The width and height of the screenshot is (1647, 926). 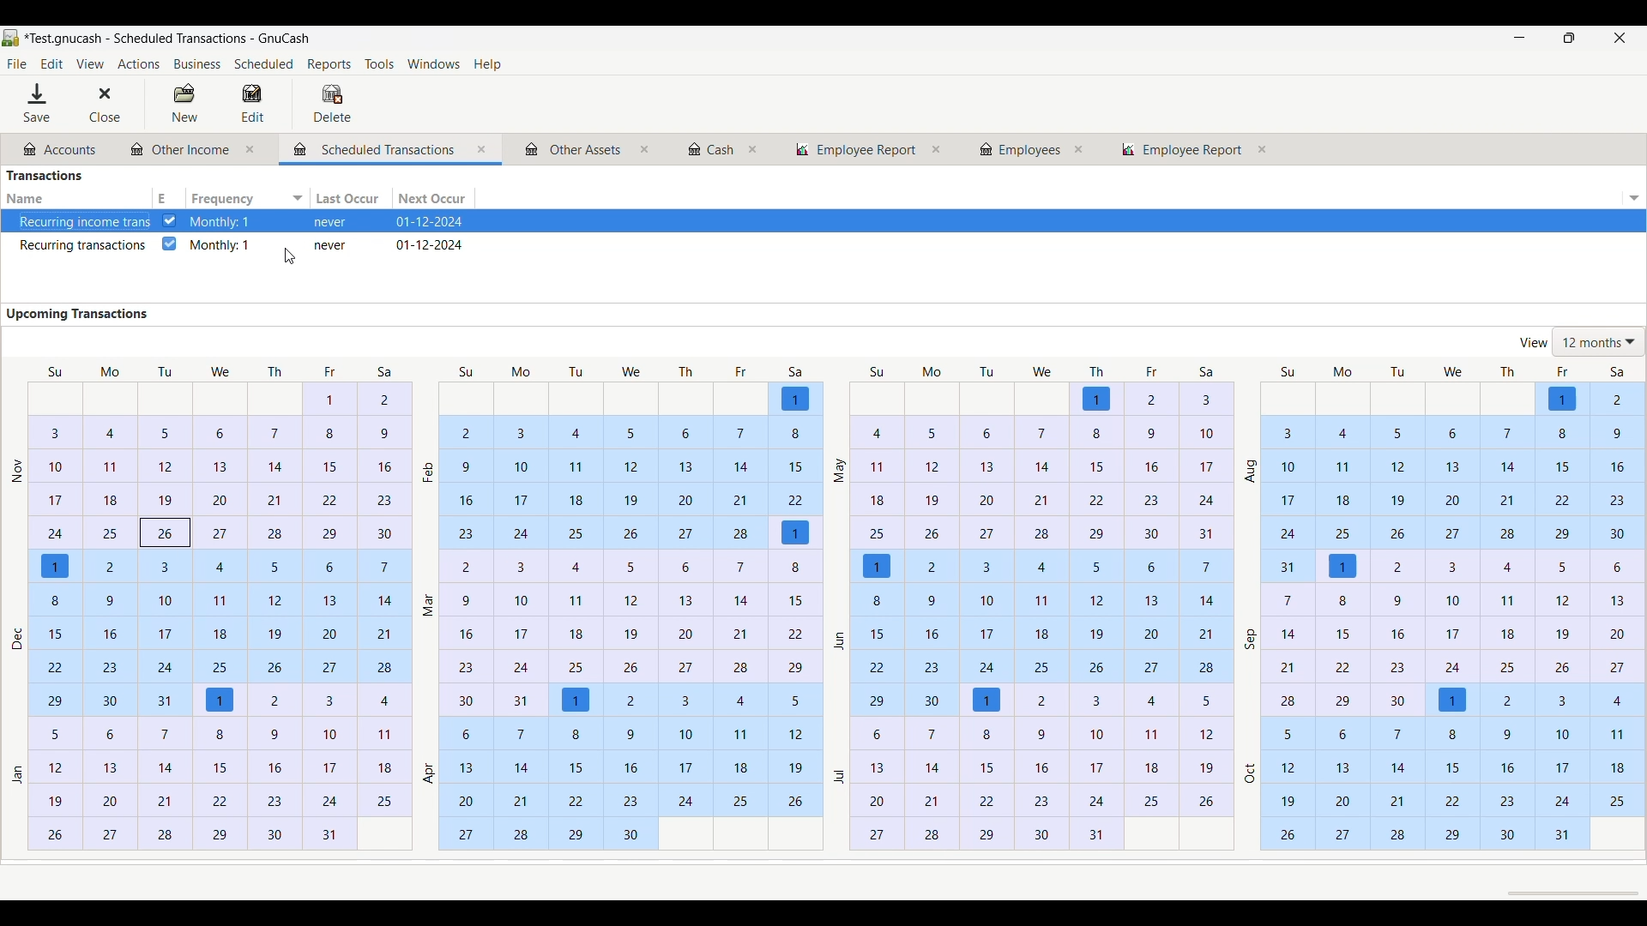 I want to click on Project name changed, so click(x=180, y=38).